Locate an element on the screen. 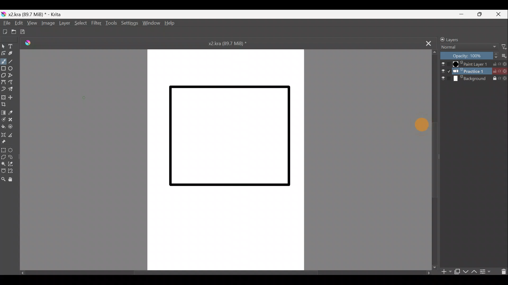 Image resolution: width=508 pixels, height=285 pixels. Practice 1 is located at coordinates (473, 78).